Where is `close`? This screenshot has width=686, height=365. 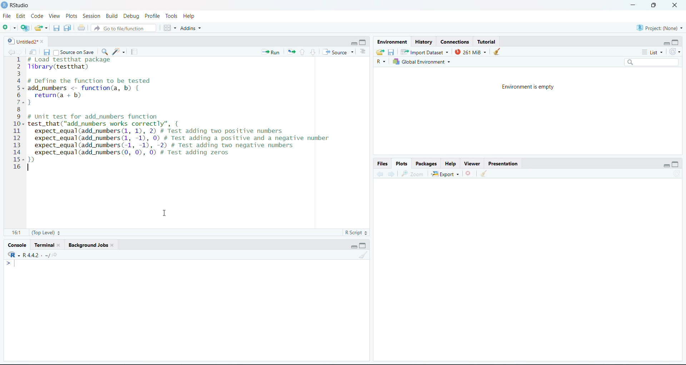 close is located at coordinates (43, 41).